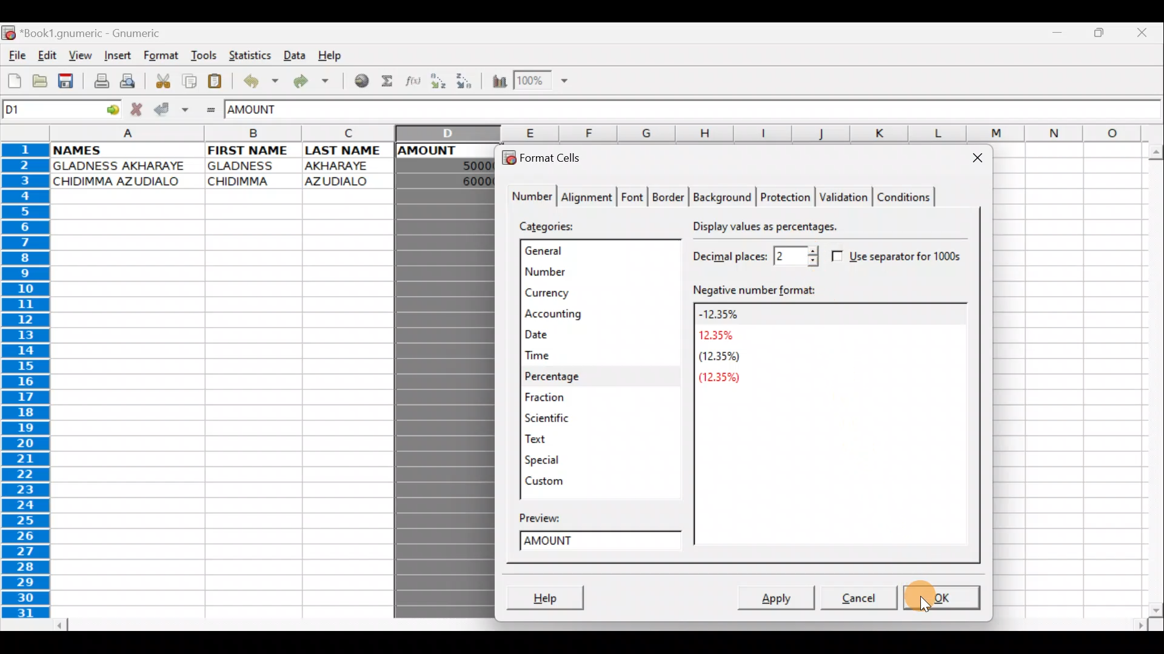  What do you see at coordinates (415, 81) in the screenshot?
I see `Edit function in the current cell` at bounding box center [415, 81].